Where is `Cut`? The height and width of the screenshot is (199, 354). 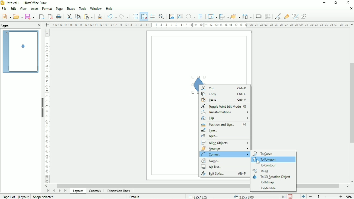
Cut is located at coordinates (224, 88).